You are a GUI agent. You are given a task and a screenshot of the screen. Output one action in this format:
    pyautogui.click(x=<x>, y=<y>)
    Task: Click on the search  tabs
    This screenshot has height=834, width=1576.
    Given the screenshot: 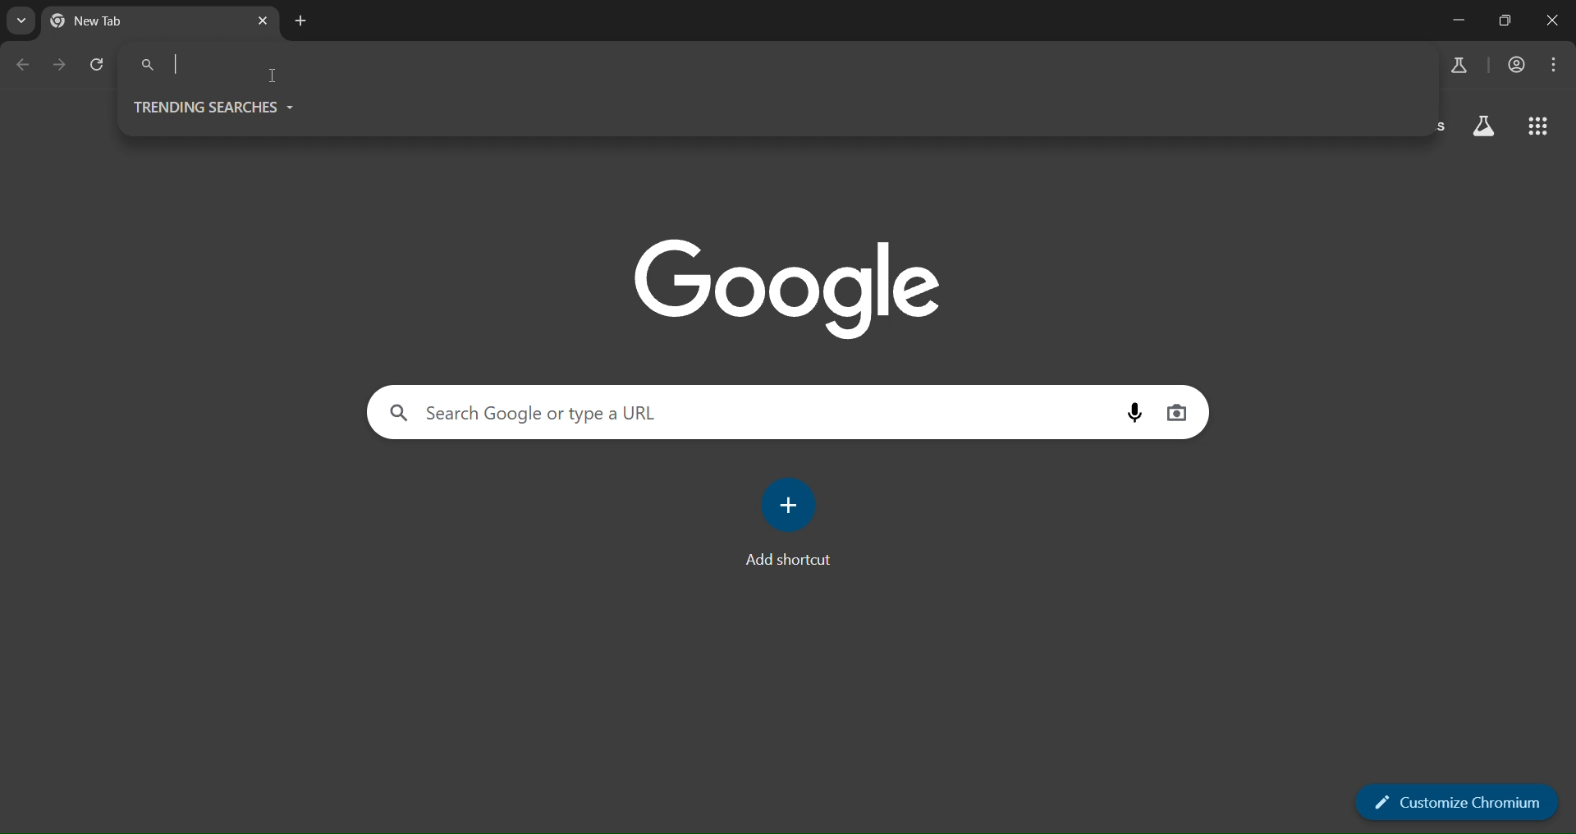 What is the action you would take?
    pyautogui.click(x=21, y=21)
    